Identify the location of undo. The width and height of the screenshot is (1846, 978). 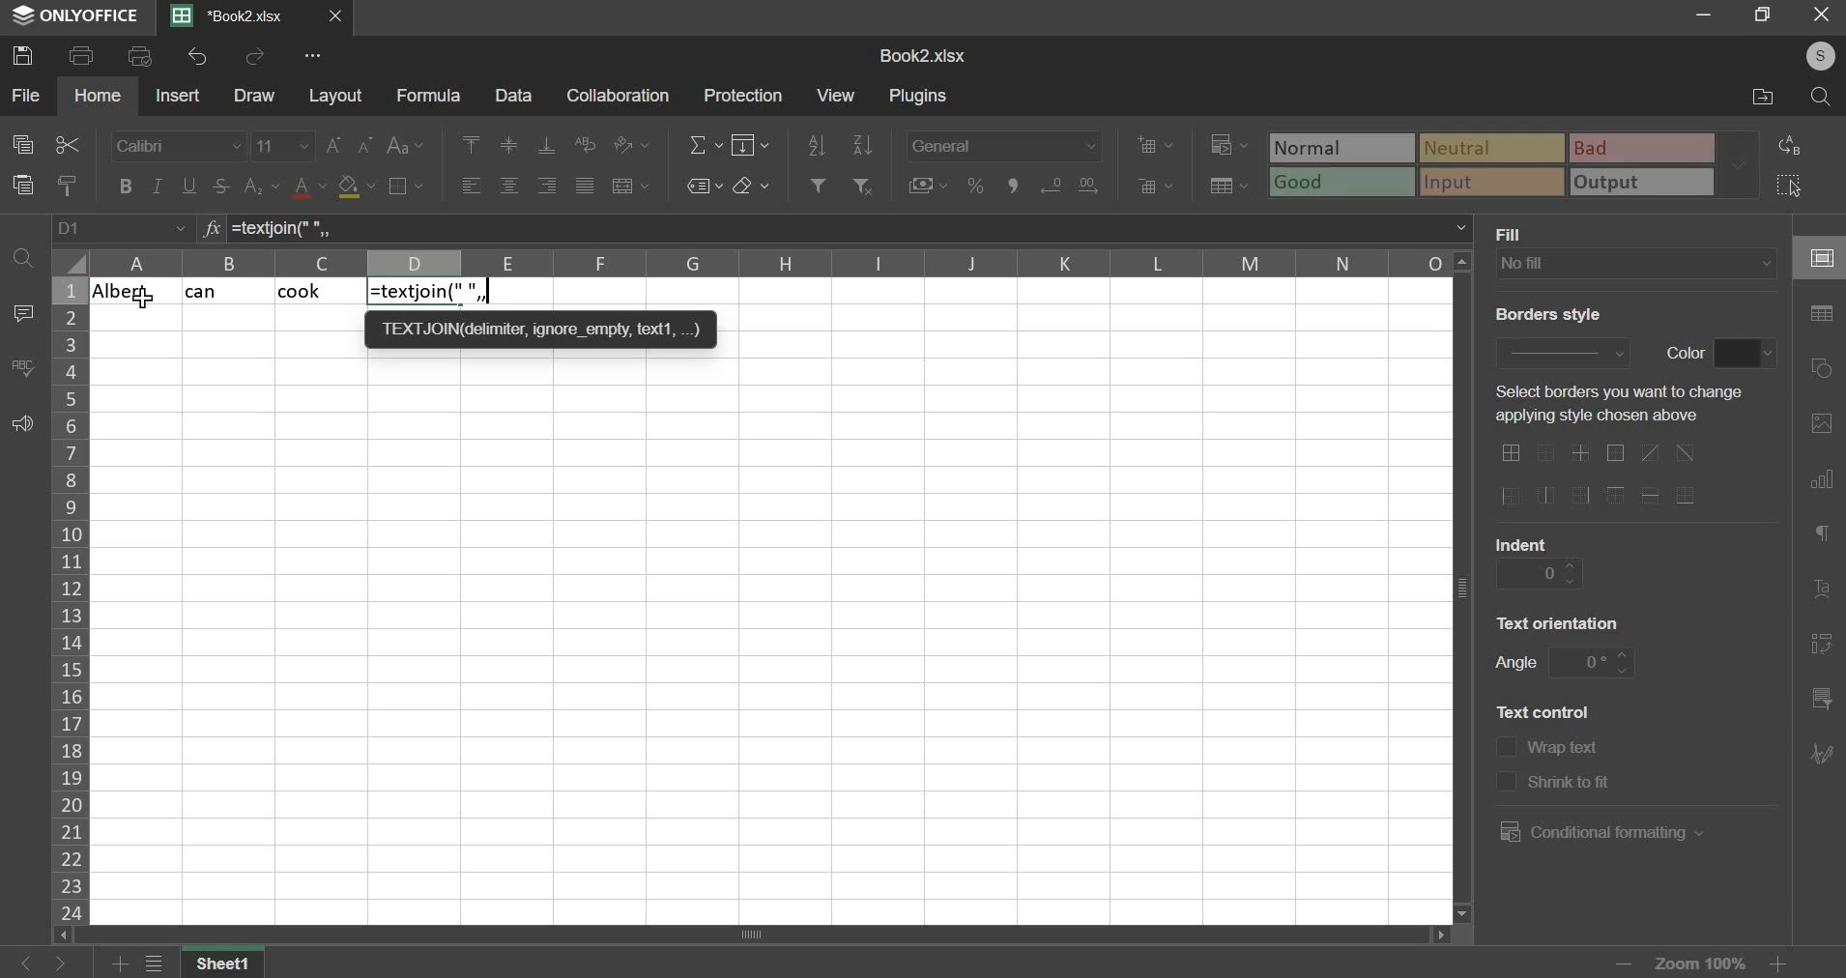
(197, 56).